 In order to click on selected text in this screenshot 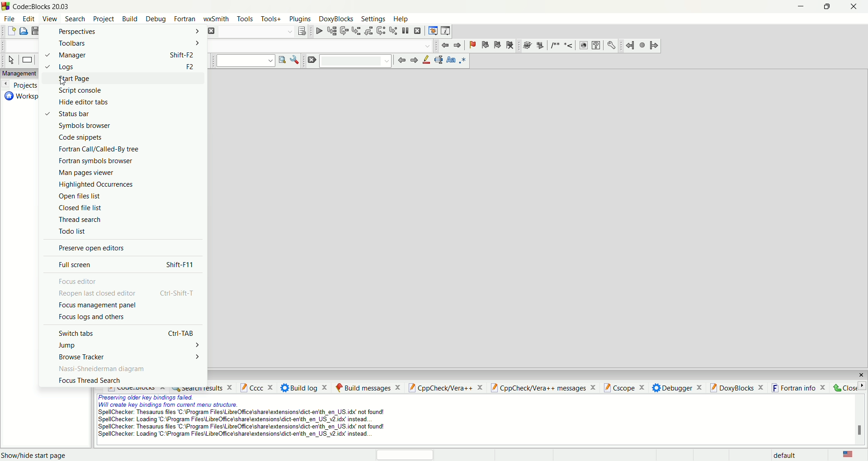, I will do `click(439, 60)`.